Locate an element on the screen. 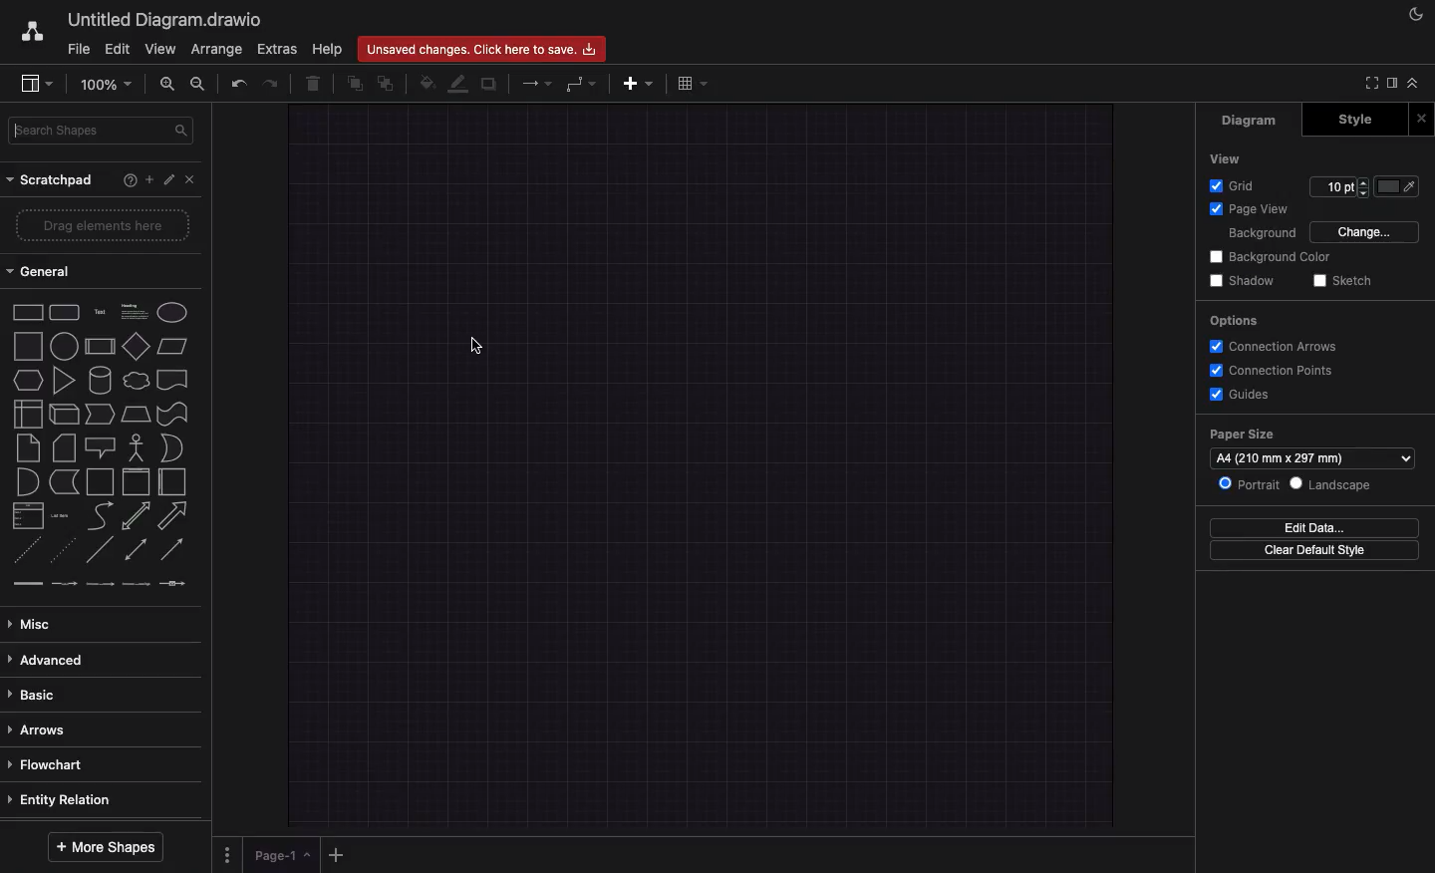 The height and width of the screenshot is (873, 1435). View is located at coordinates (1231, 157).